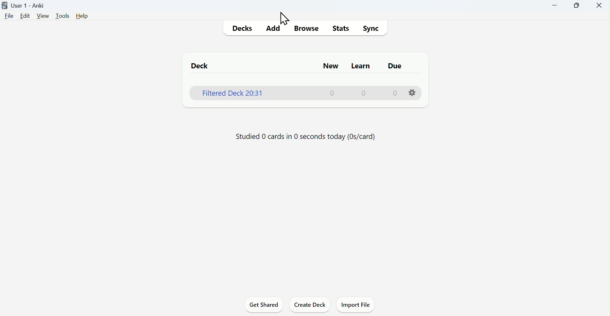 Image resolution: width=610 pixels, height=316 pixels. What do you see at coordinates (598, 7) in the screenshot?
I see `Close` at bounding box center [598, 7].